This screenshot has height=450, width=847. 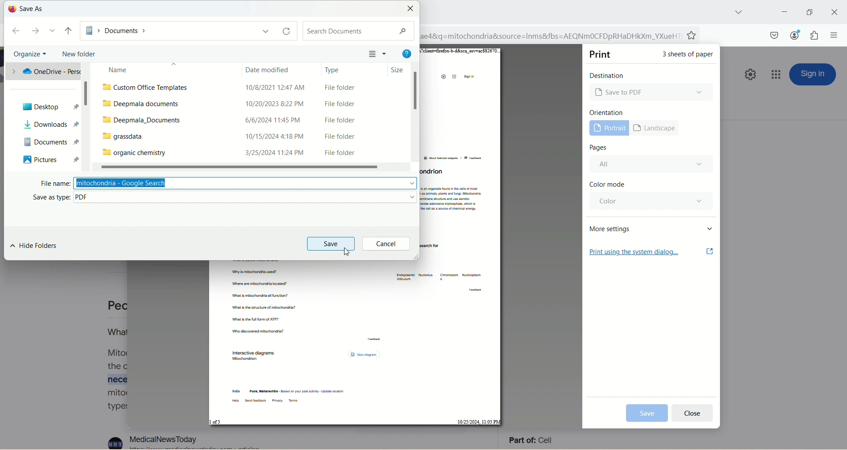 I want to click on logo, so click(x=12, y=9).